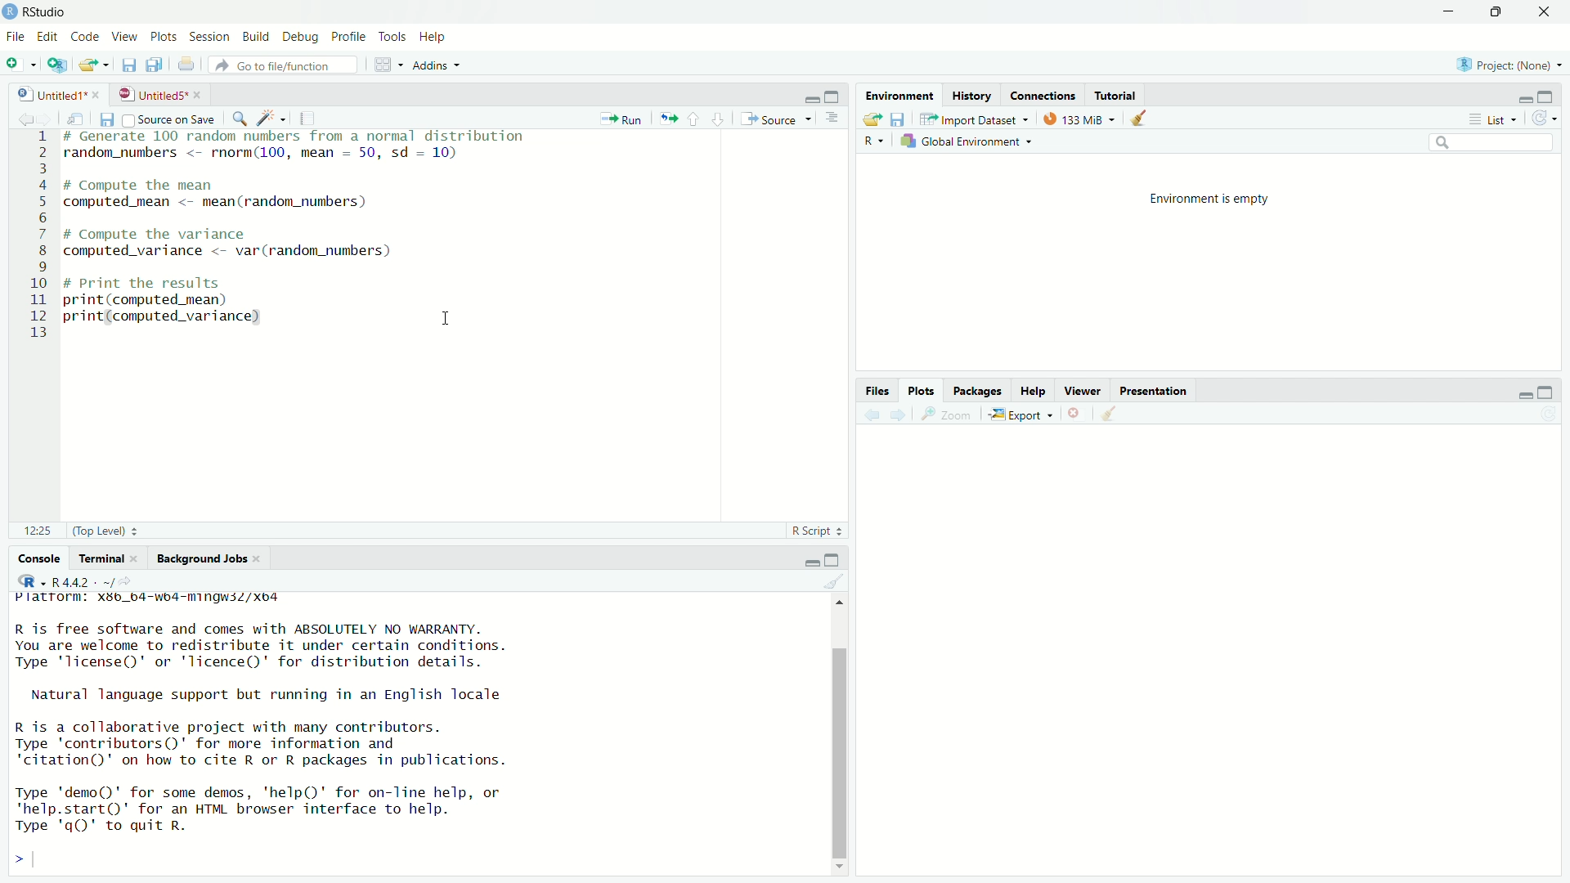  I want to click on # generate 100 random numbers from a normal distribution, so click(298, 137).